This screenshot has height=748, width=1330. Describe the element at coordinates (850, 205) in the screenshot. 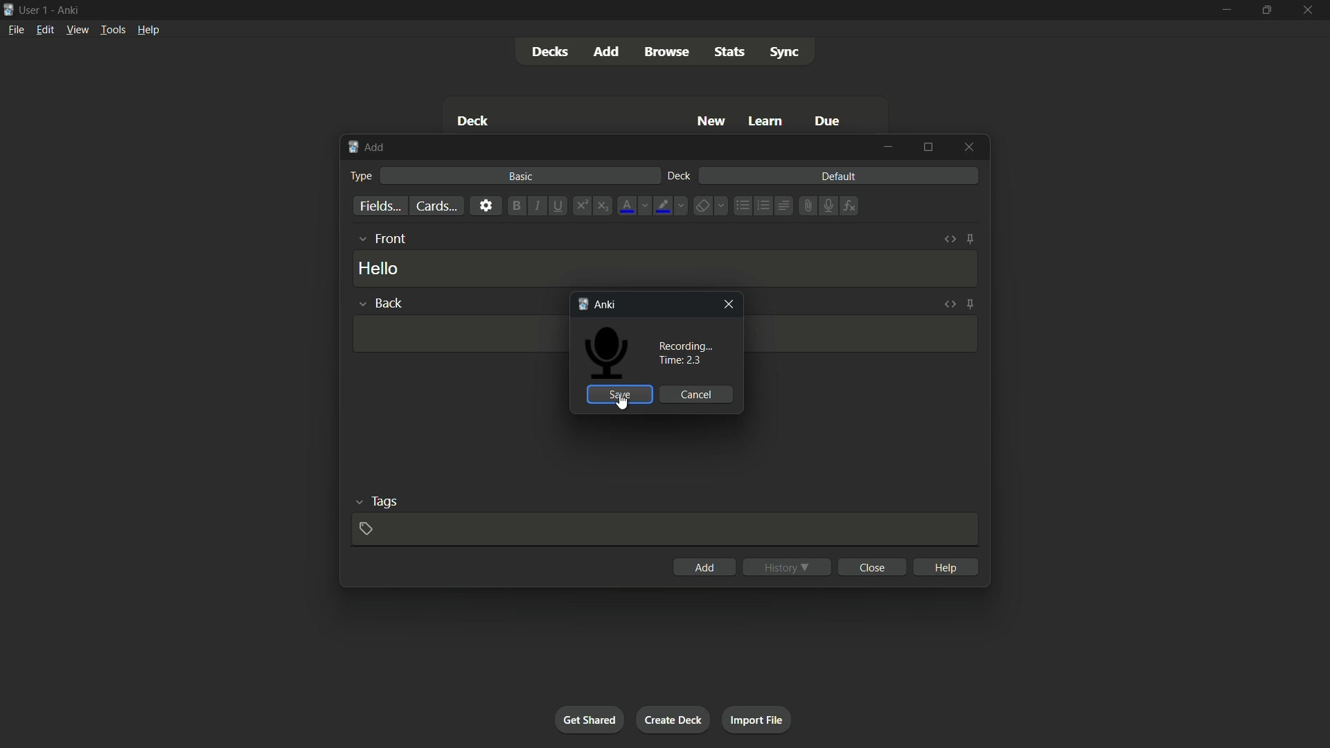

I see `equation` at that location.